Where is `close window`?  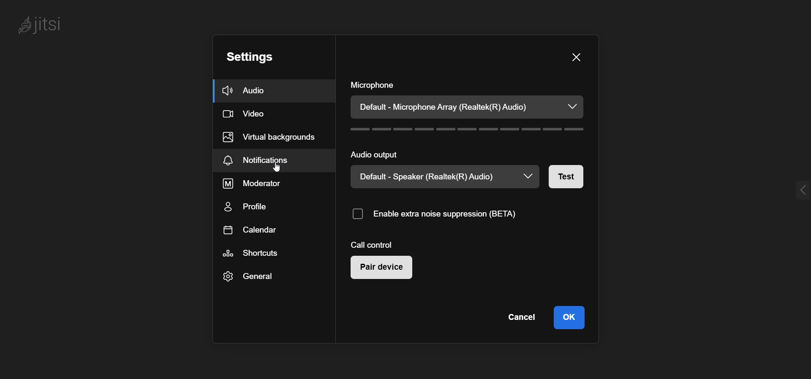 close window is located at coordinates (575, 57).